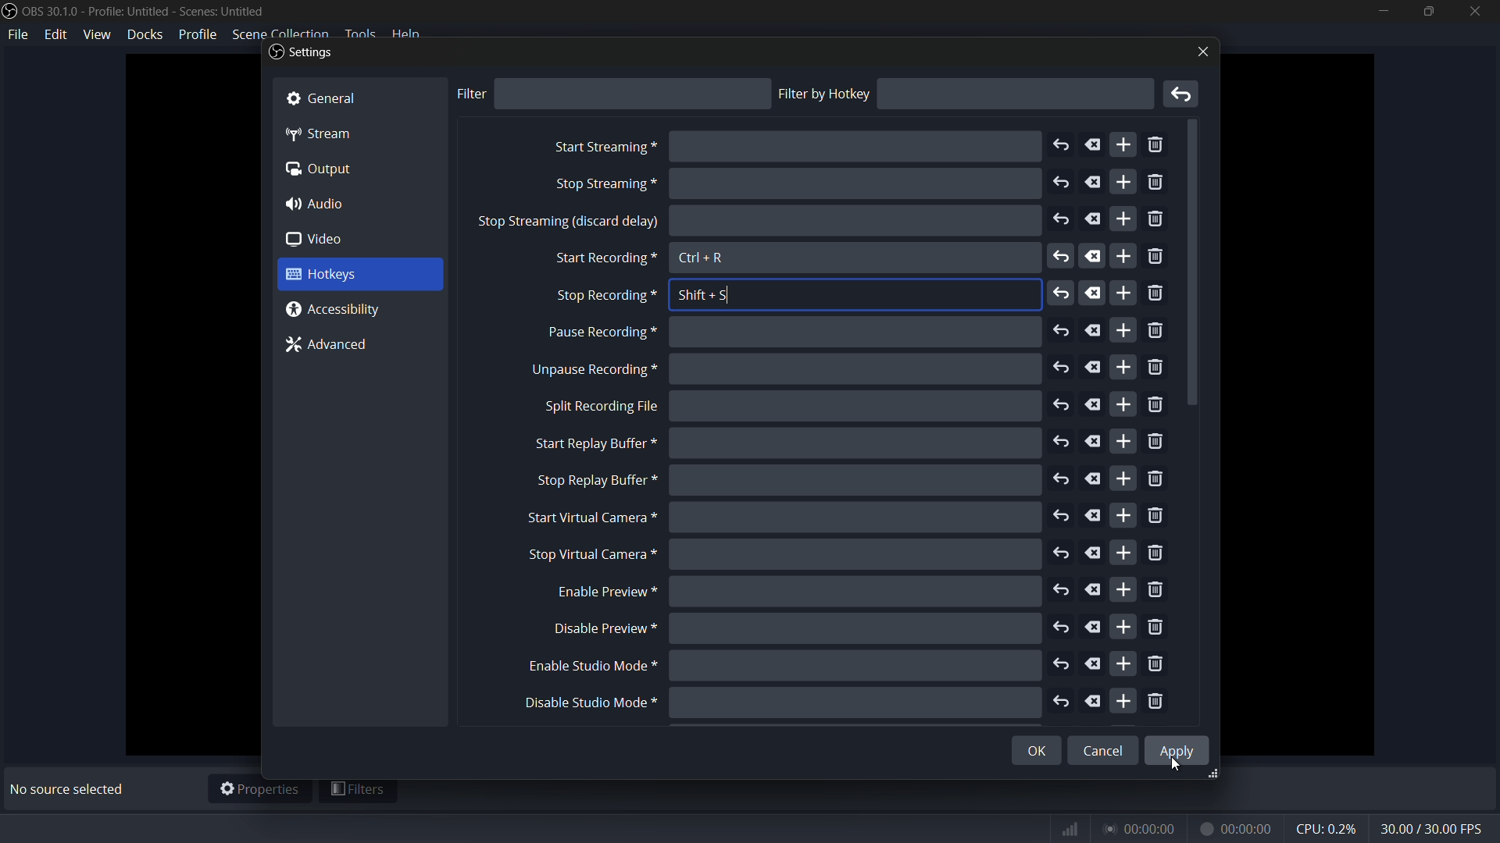 This screenshot has height=843, width=1500. I want to click on cursor, so click(1178, 766).